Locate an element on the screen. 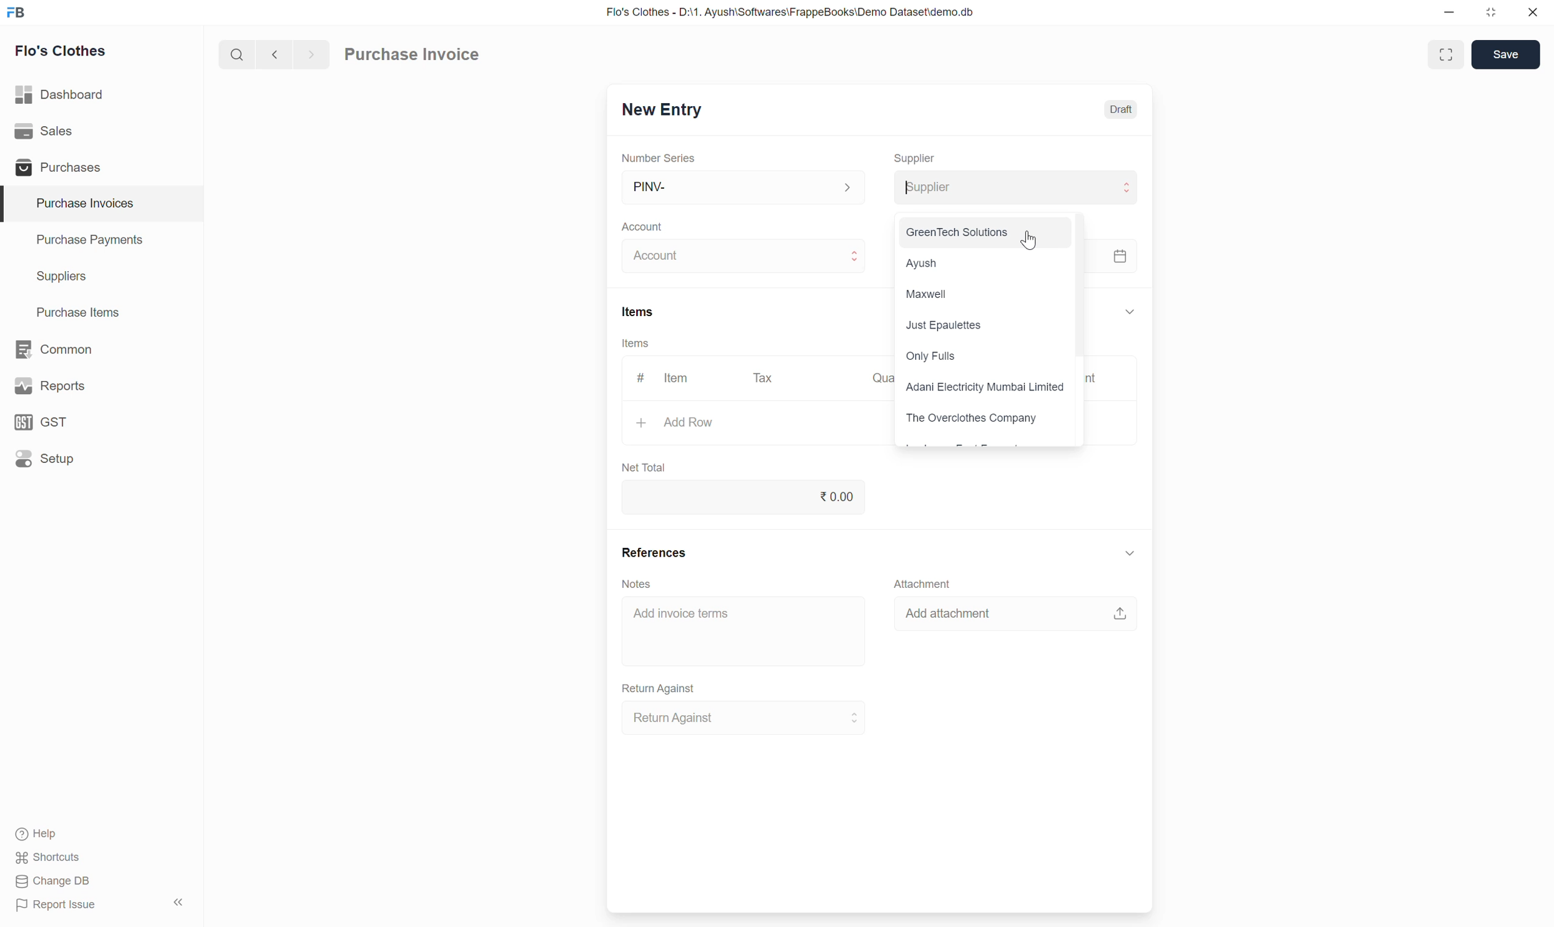 The height and width of the screenshot is (927, 1554). References is located at coordinates (654, 552).